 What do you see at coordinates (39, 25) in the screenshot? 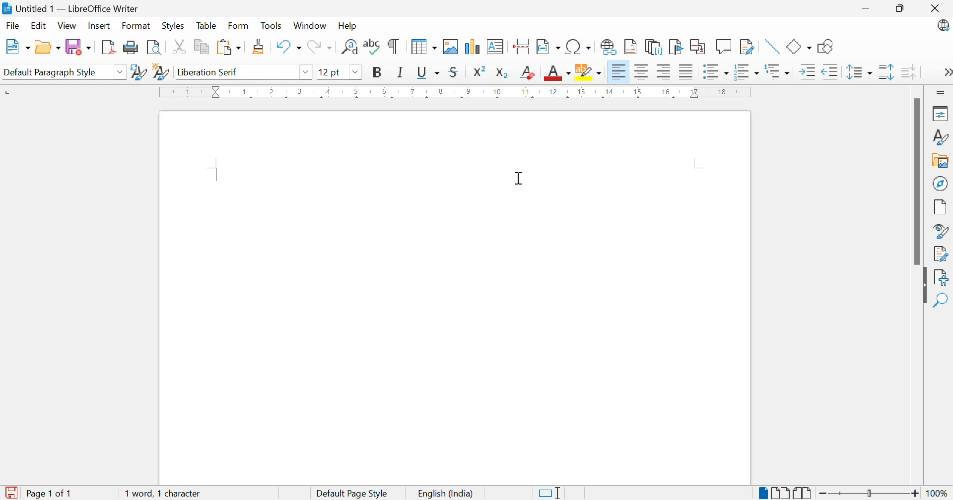
I see `Edit` at bounding box center [39, 25].